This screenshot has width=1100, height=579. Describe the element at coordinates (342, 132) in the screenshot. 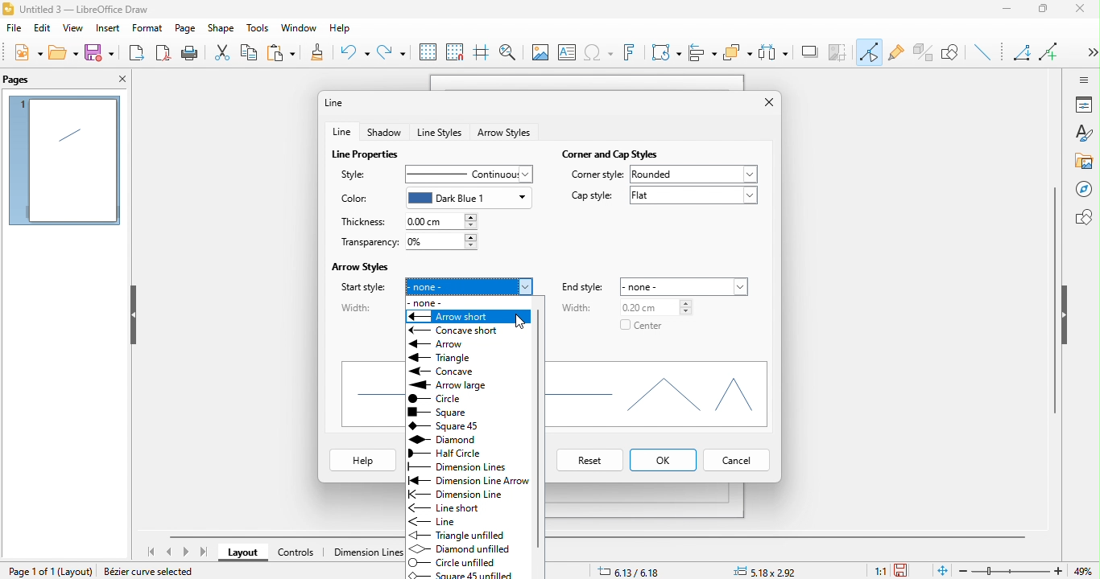

I see `line` at that location.